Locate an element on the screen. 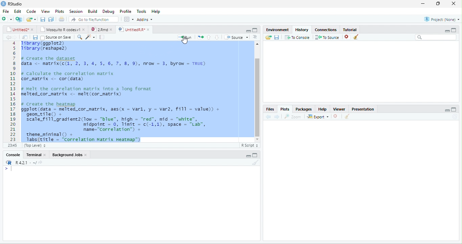  previous is located at coordinates (208, 36).